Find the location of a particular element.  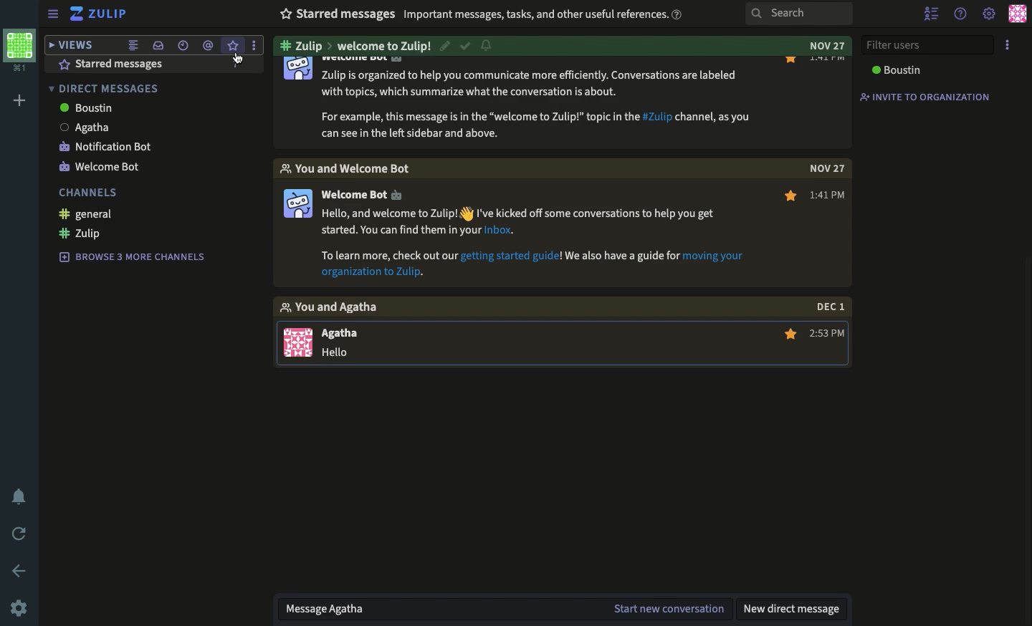

bot image is located at coordinates (297, 69).